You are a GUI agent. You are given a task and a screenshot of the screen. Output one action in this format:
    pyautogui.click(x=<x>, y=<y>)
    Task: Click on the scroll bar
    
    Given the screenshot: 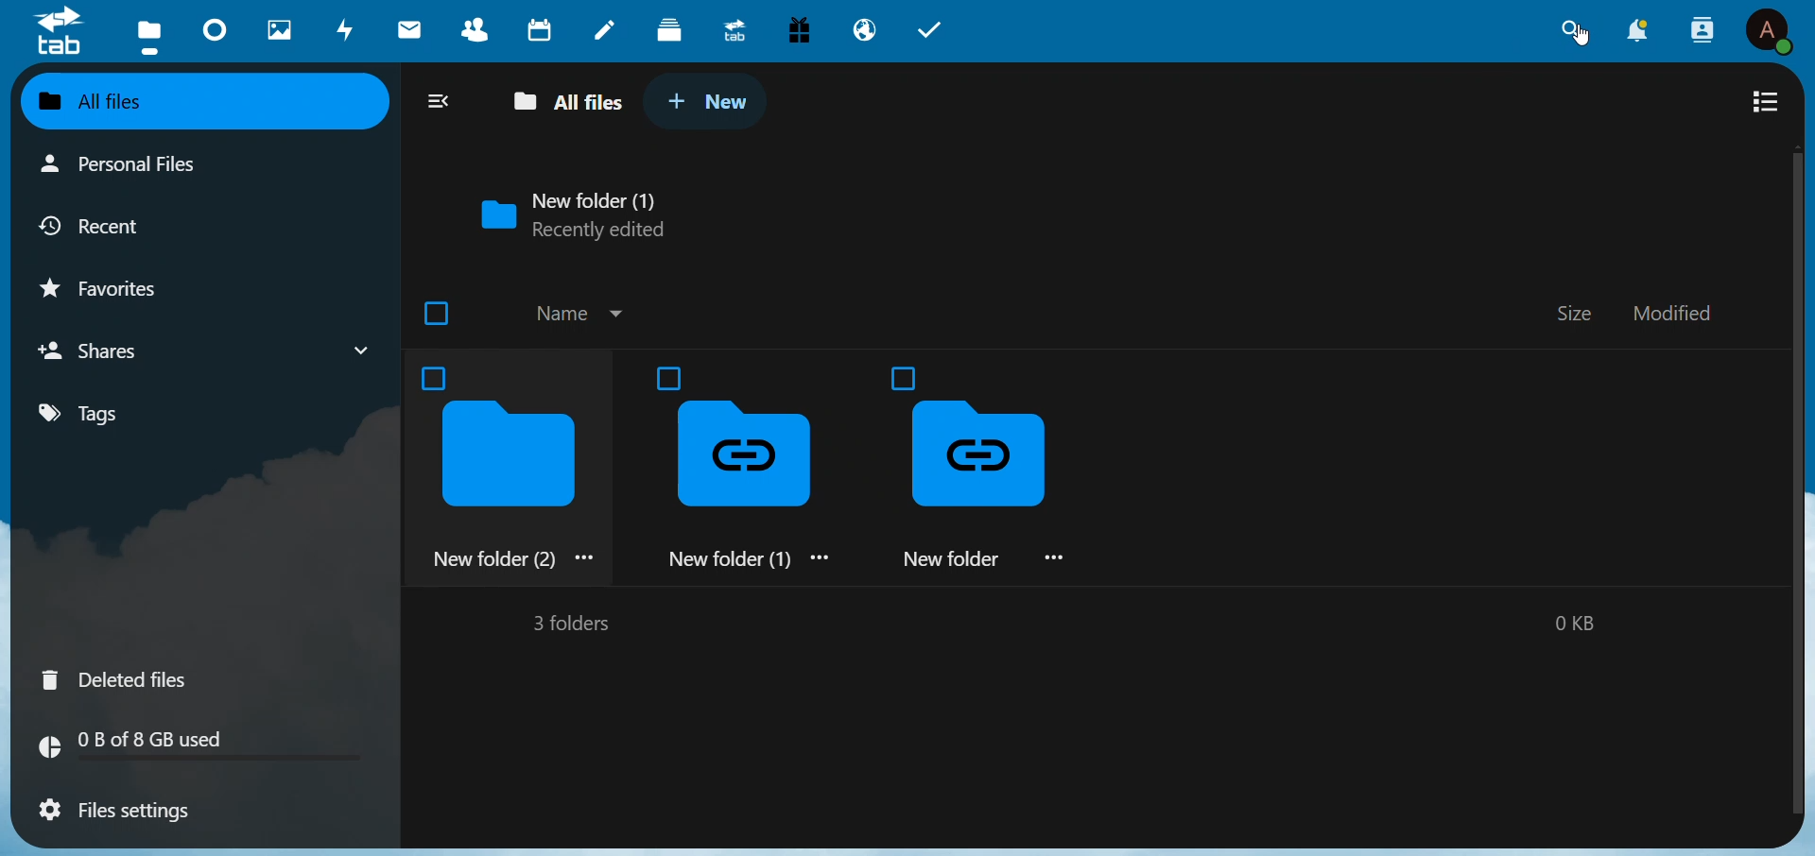 What is the action you would take?
    pyautogui.click(x=1794, y=478)
    